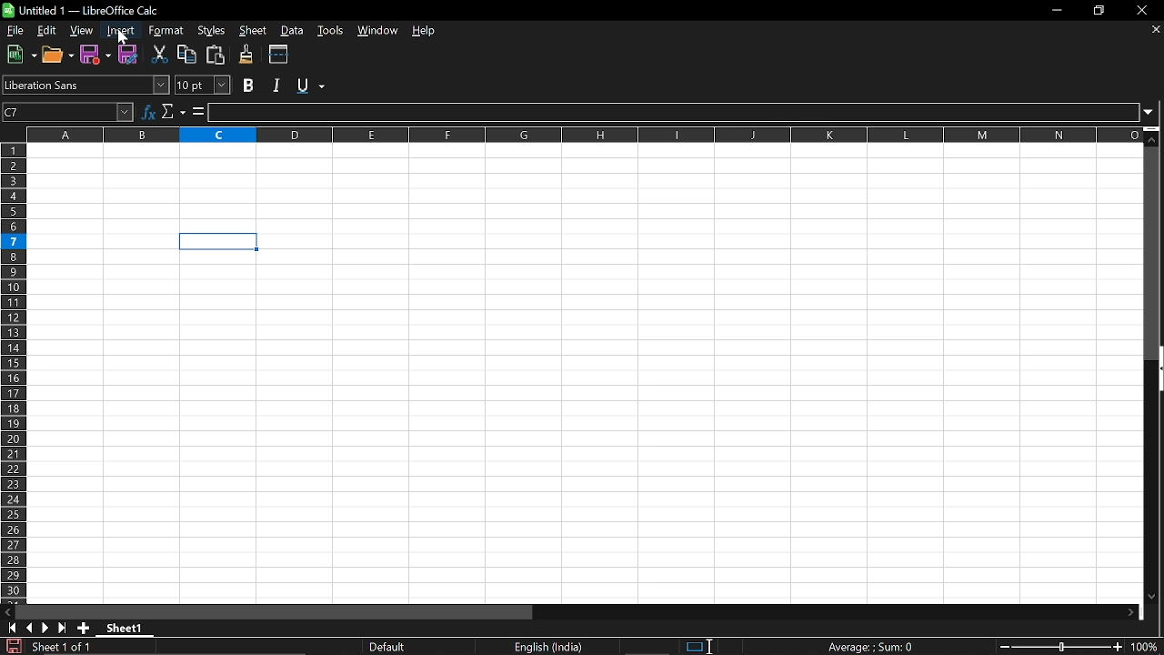  What do you see at coordinates (118, 31) in the screenshot?
I see `Insert` at bounding box center [118, 31].